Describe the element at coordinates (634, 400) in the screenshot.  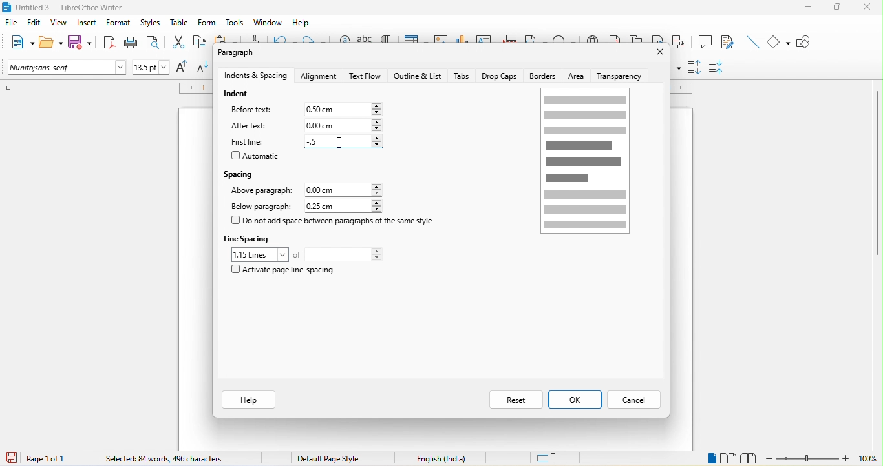
I see `cancel` at that location.